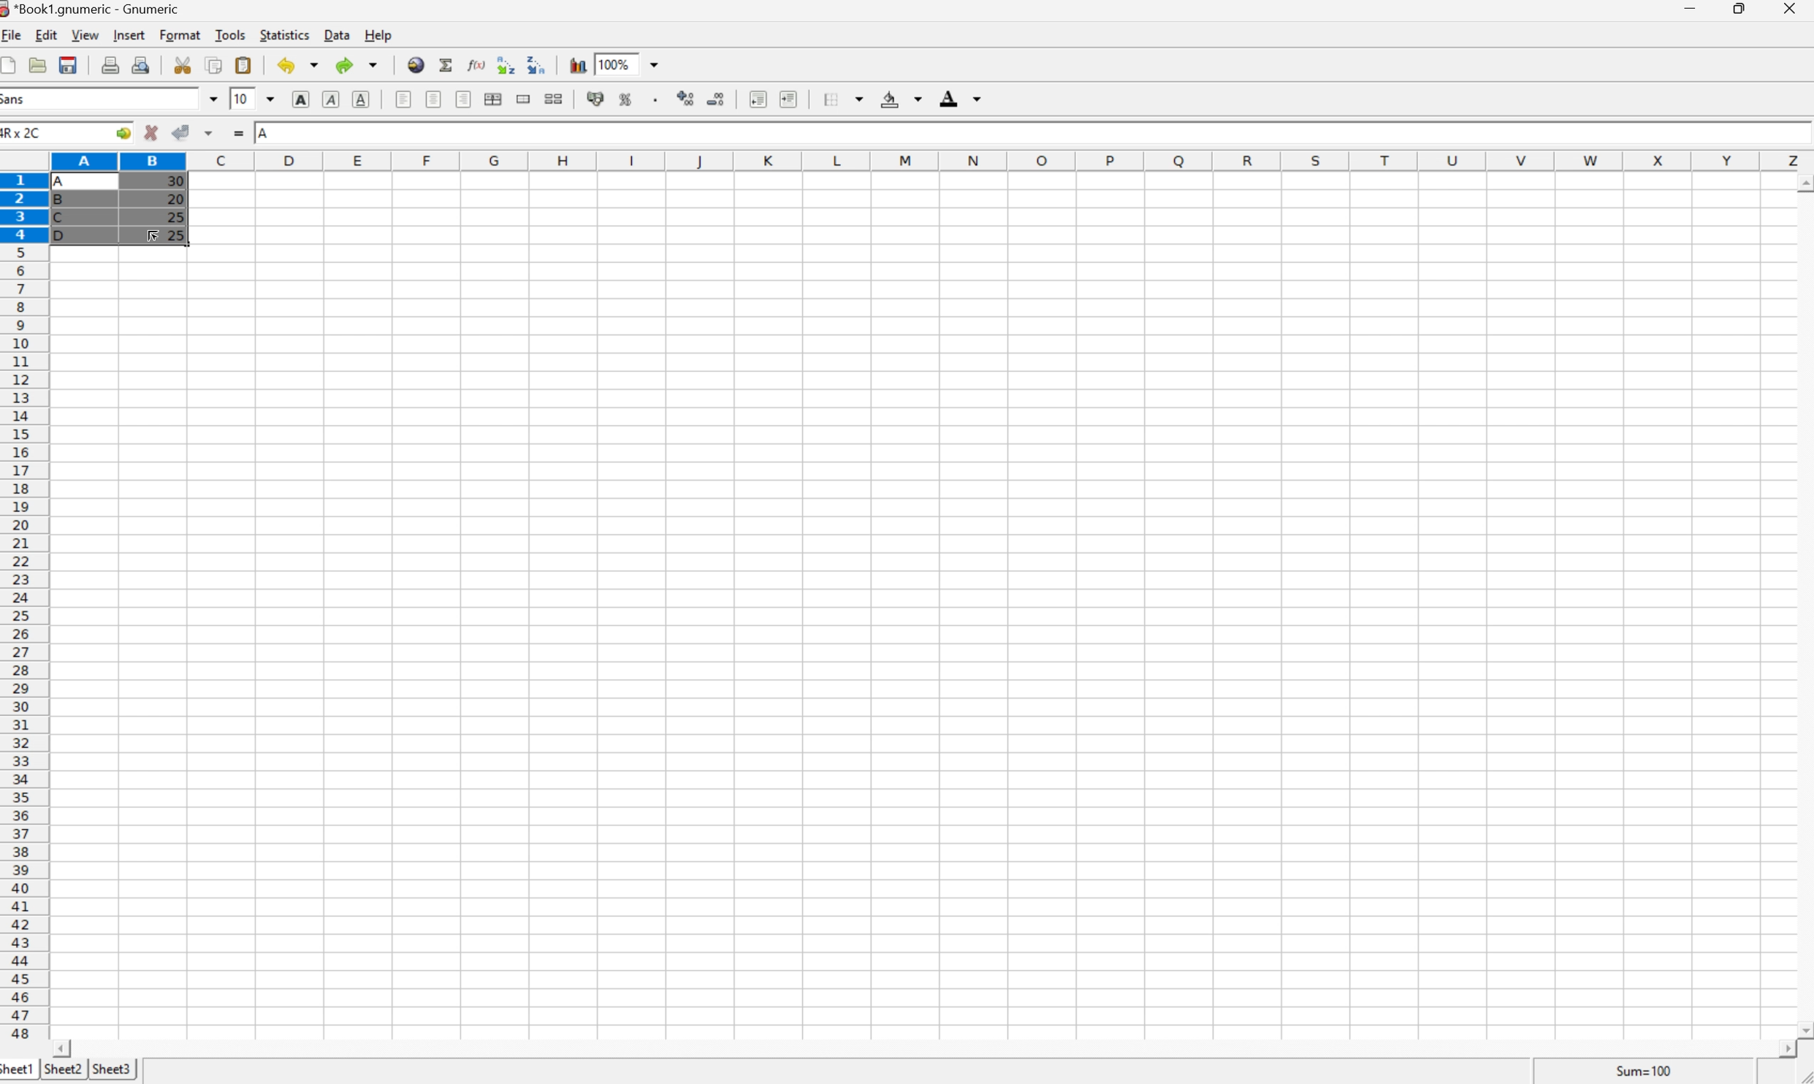  I want to click on Borders, so click(838, 98).